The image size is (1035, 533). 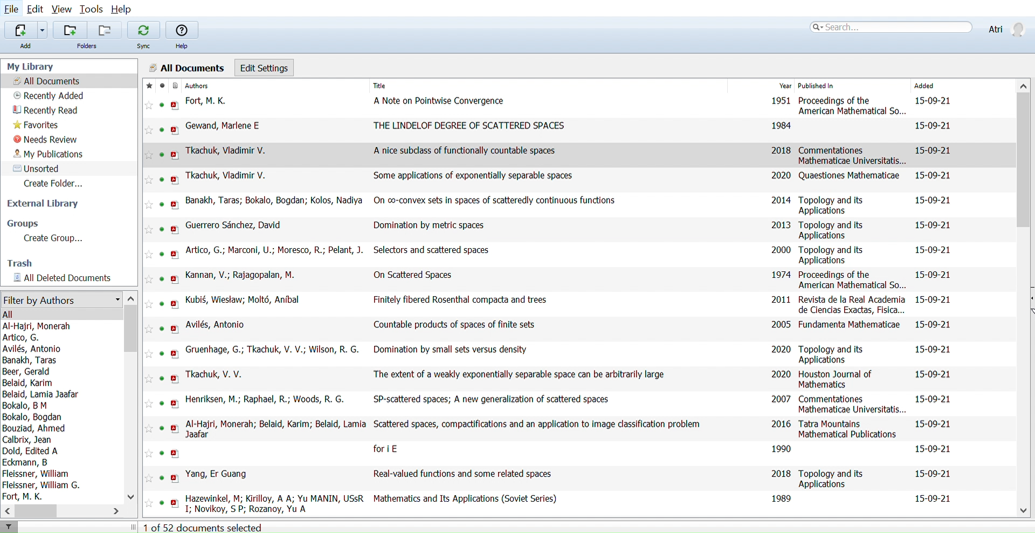 What do you see at coordinates (149, 504) in the screenshot?
I see `Add this reference to favorites` at bounding box center [149, 504].